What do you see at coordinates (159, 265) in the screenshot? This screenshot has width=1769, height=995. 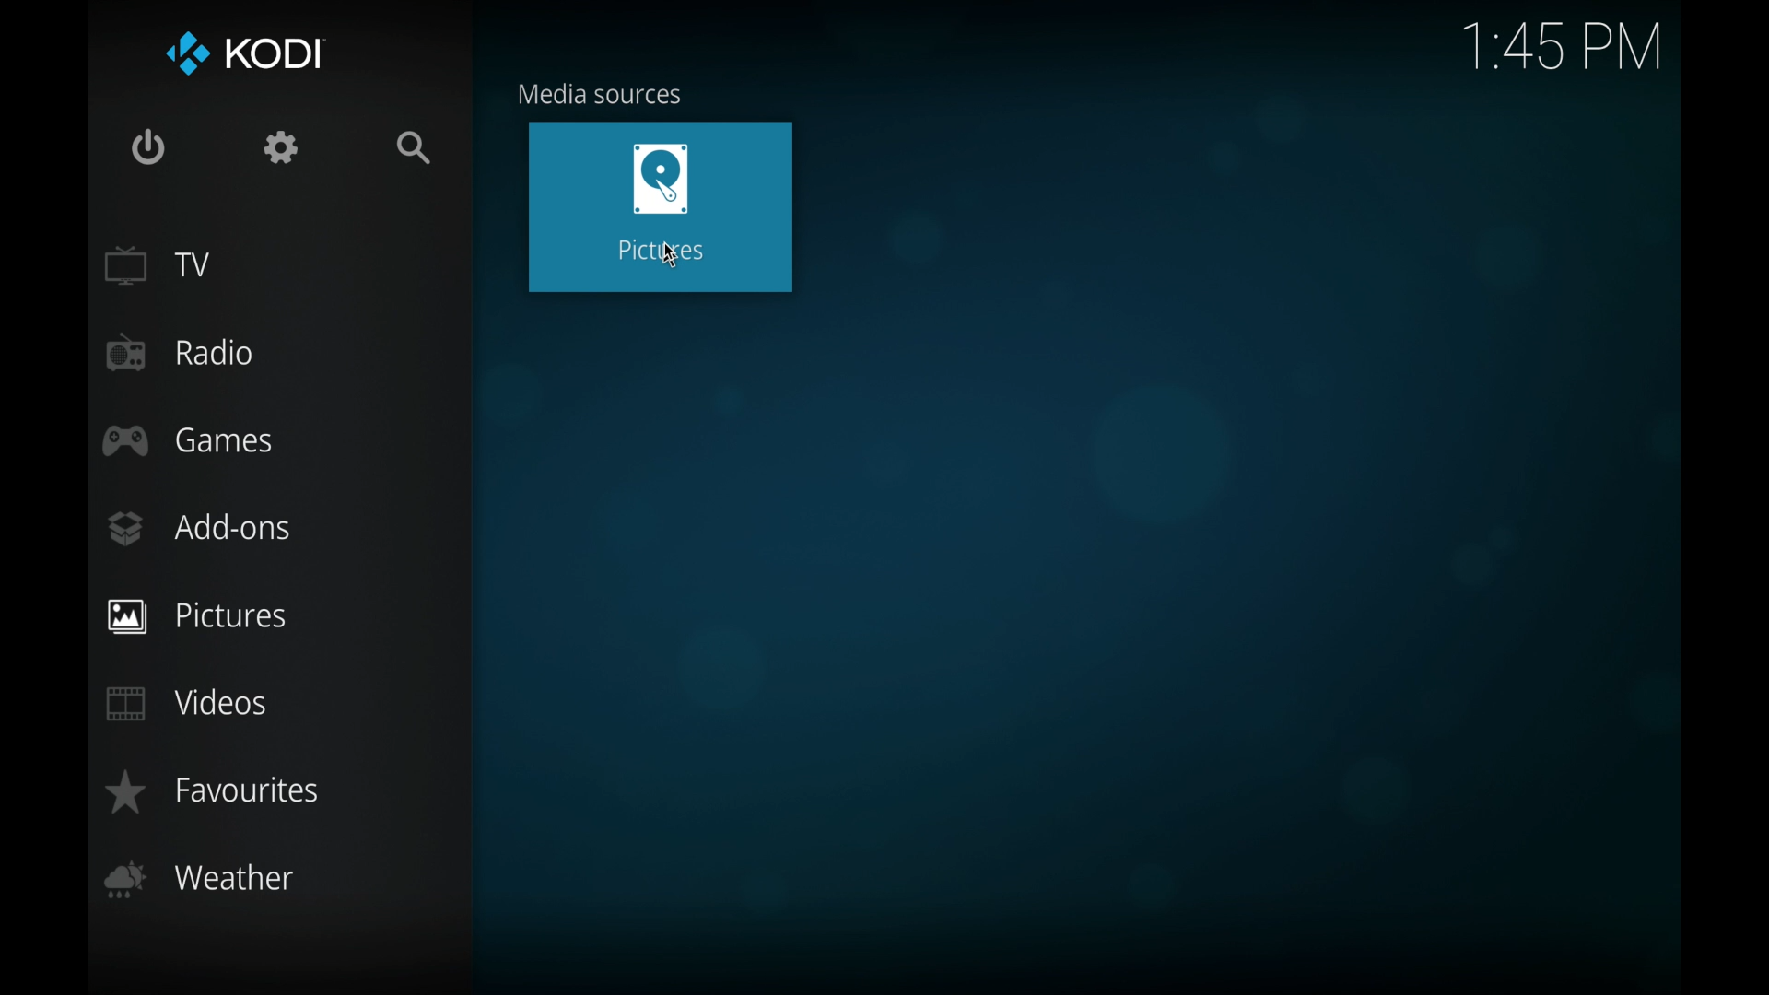 I see `TV` at bounding box center [159, 265].